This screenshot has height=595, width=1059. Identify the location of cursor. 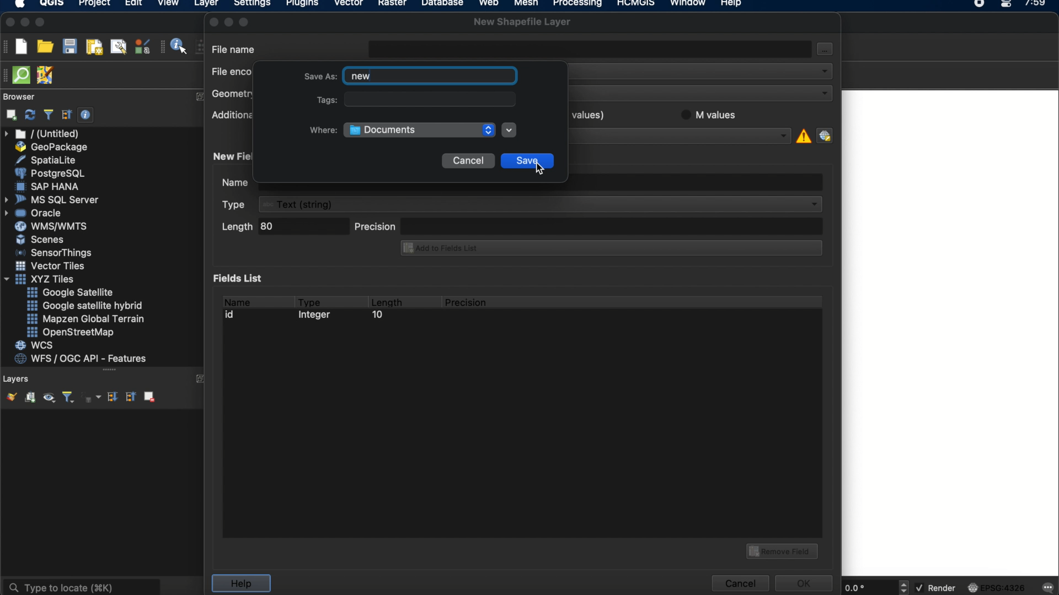
(537, 166).